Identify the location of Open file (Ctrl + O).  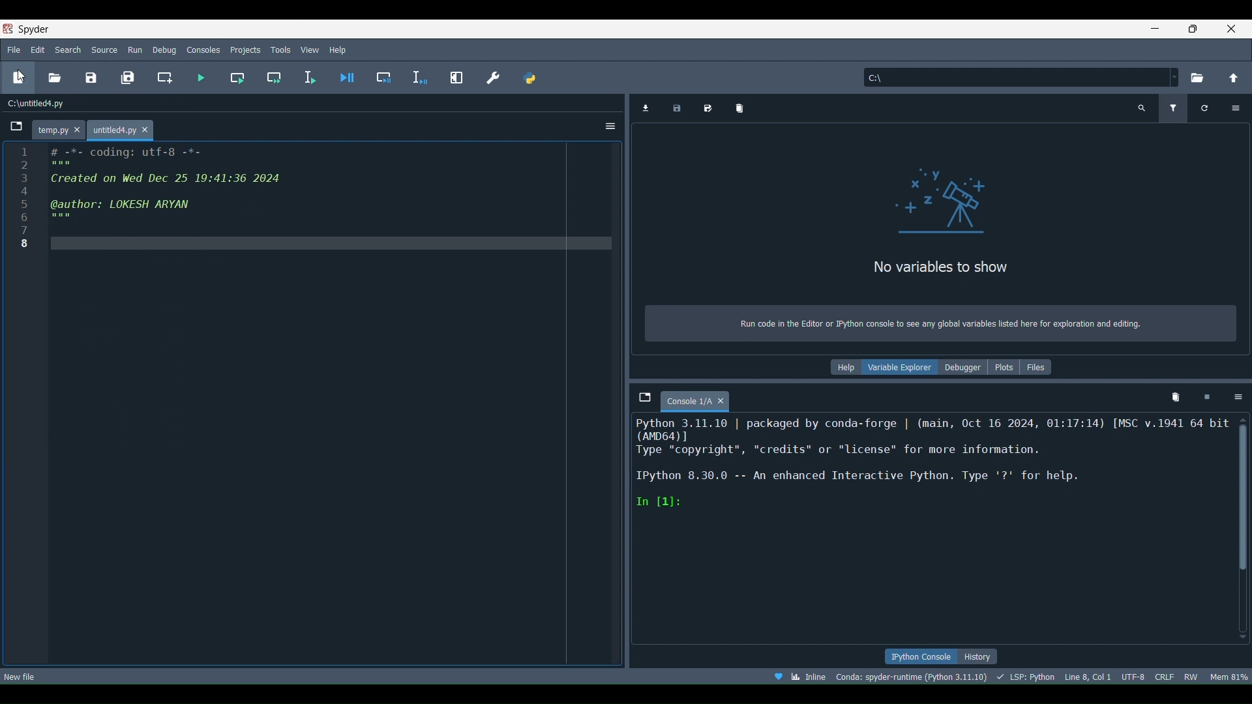
(54, 78).